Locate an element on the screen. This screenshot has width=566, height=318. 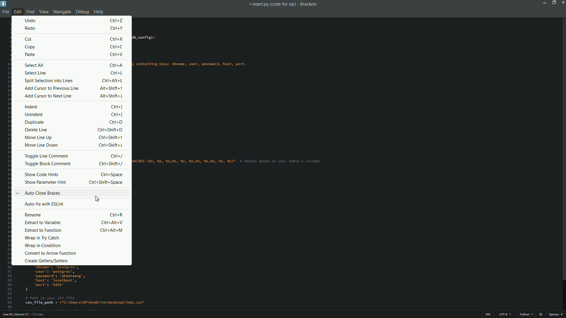
move line down is located at coordinates (43, 145).